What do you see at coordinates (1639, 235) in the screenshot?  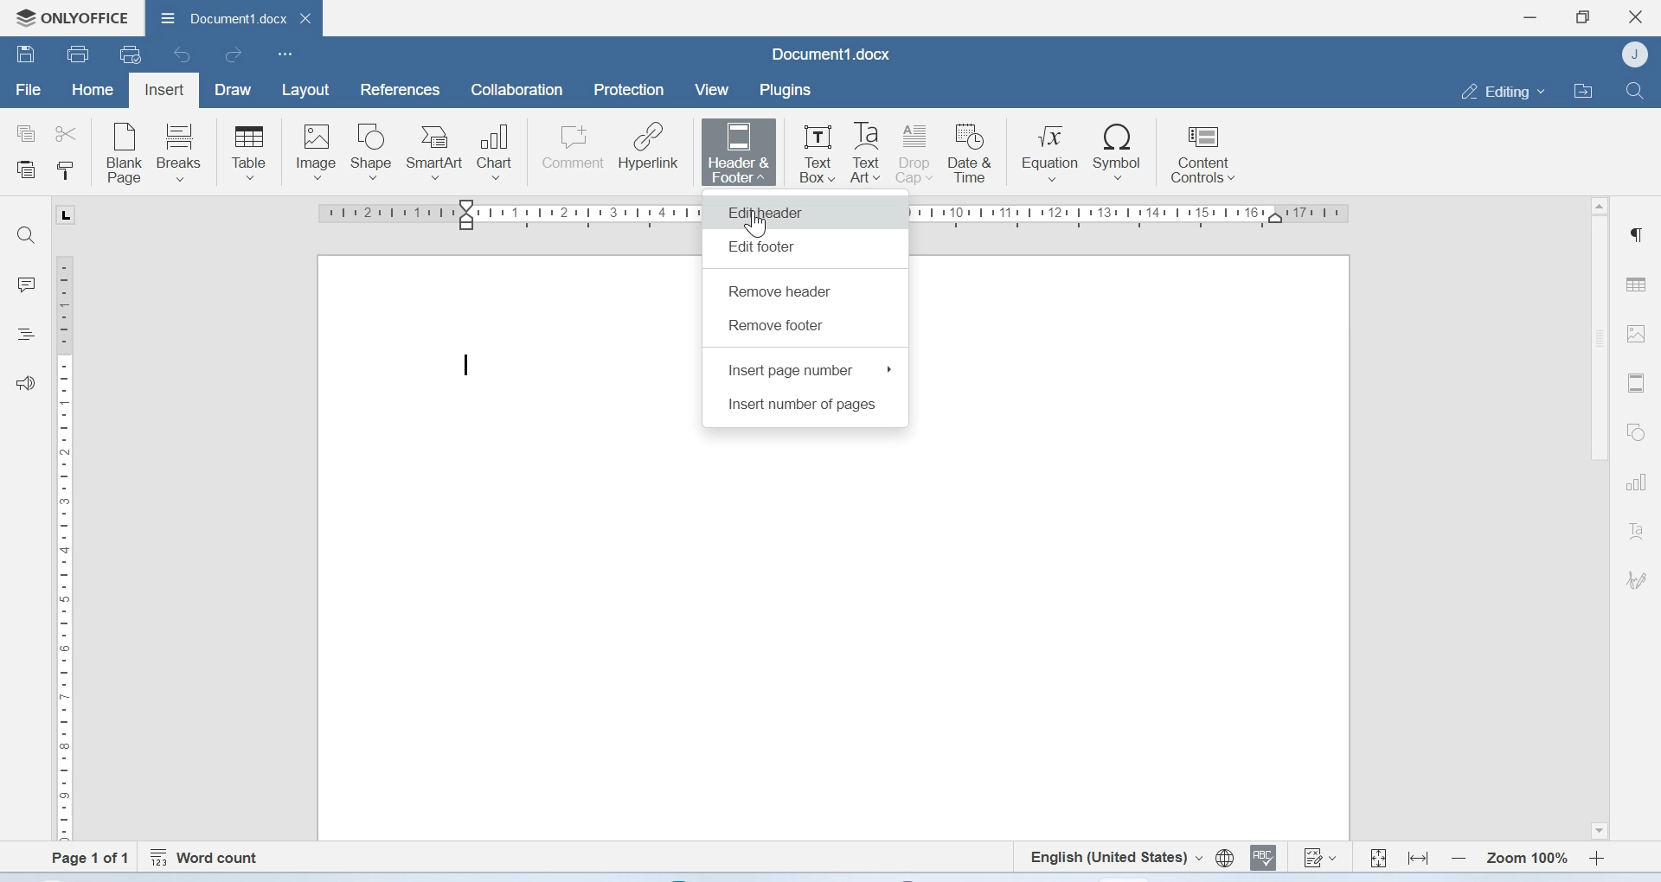 I see `Paragraph settings` at bounding box center [1639, 235].